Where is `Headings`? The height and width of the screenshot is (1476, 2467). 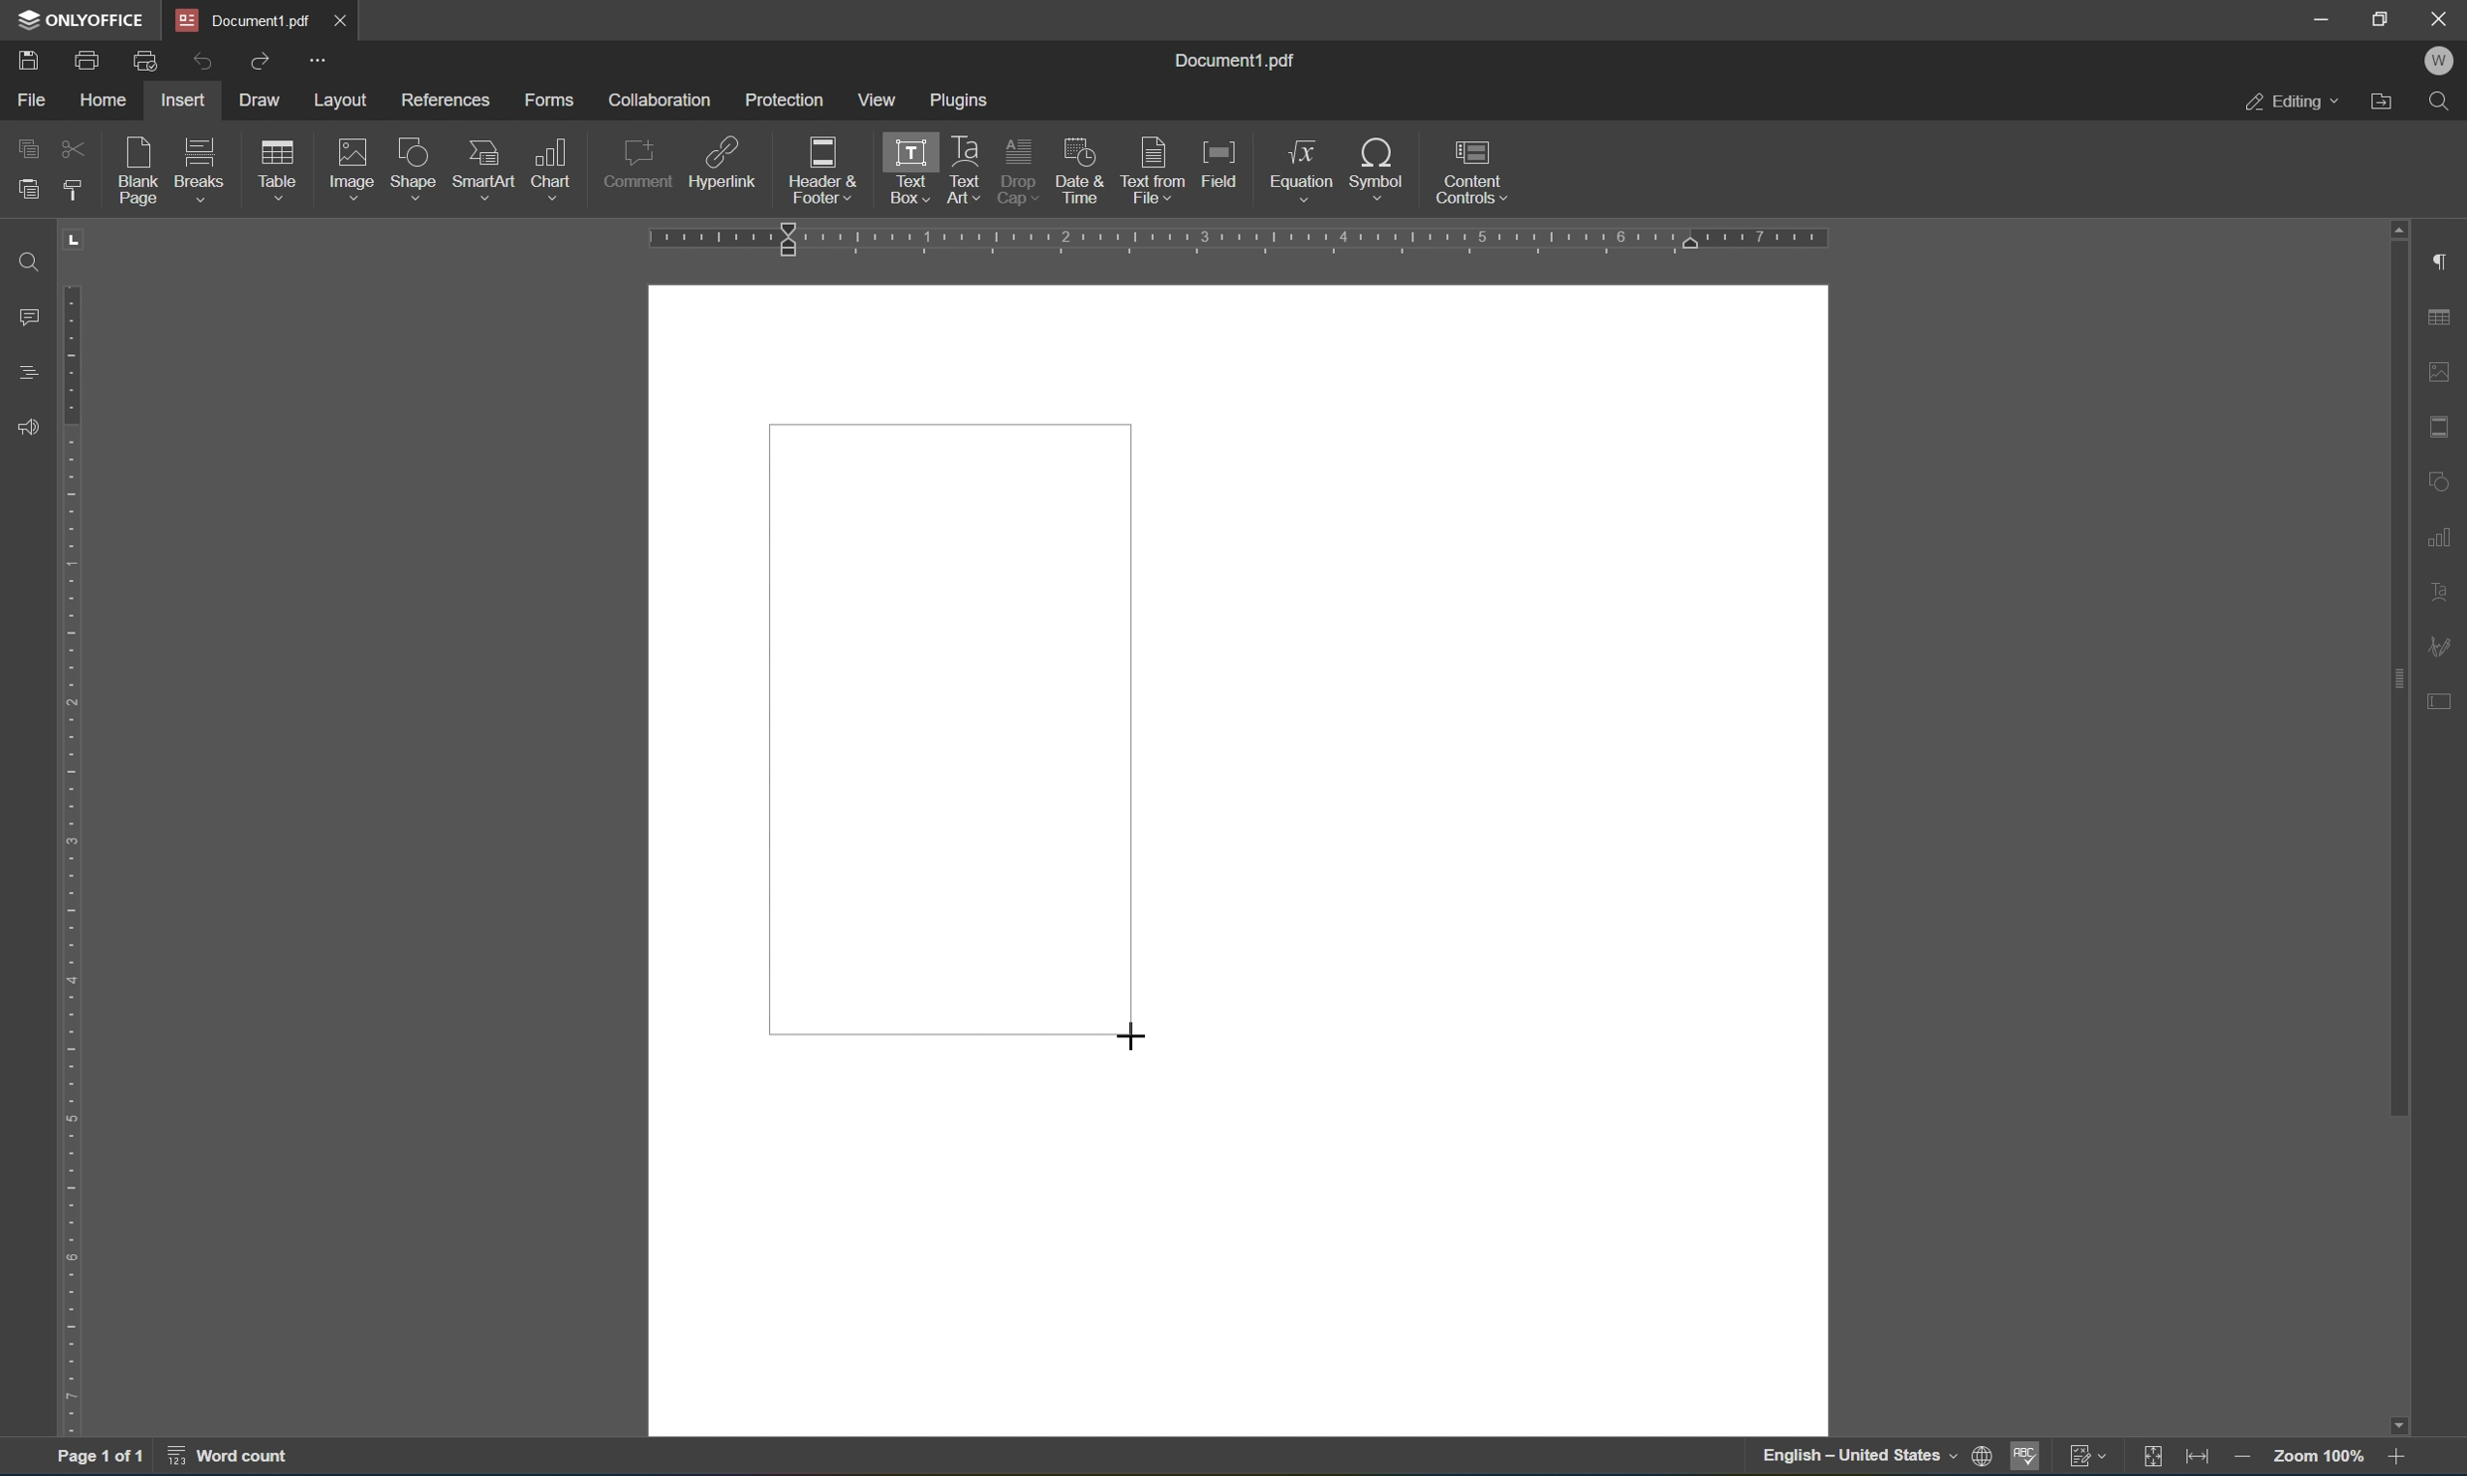
Headings is located at coordinates (30, 372).